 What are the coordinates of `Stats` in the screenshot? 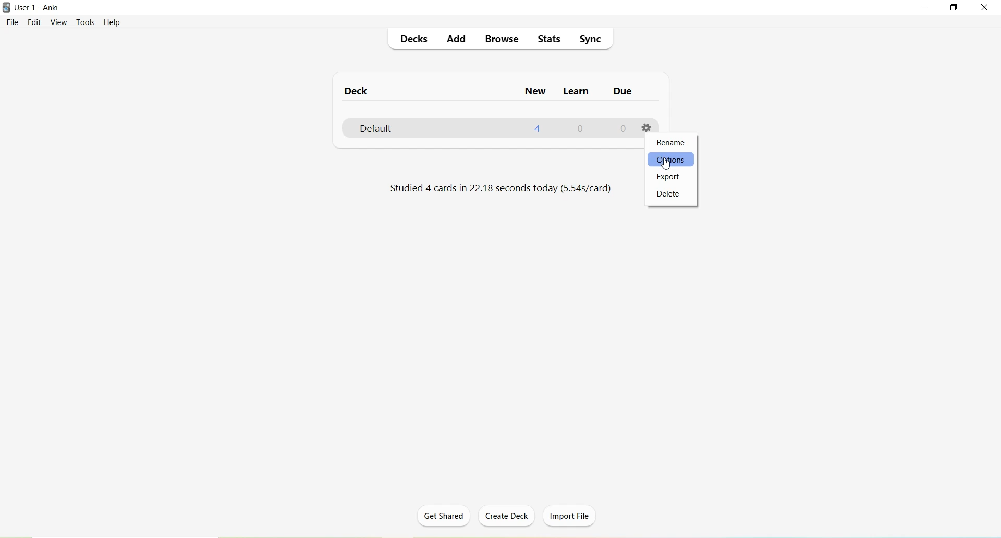 It's located at (551, 41).